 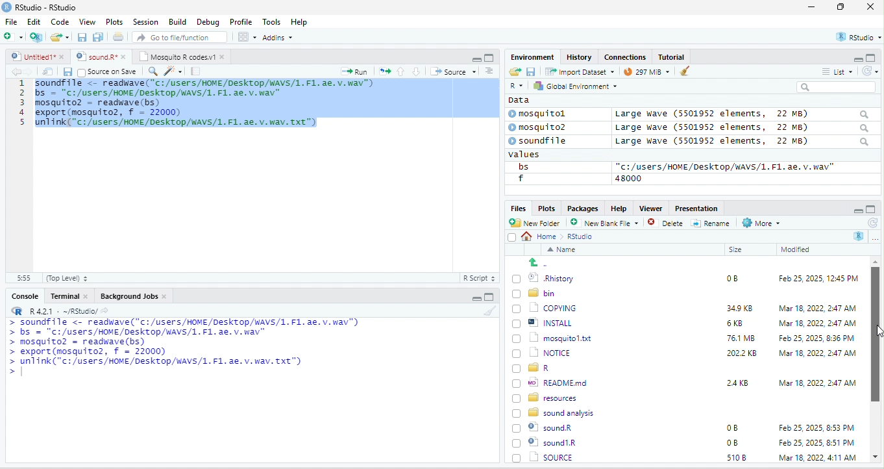 I want to click on Presentation, so click(x=695, y=208).